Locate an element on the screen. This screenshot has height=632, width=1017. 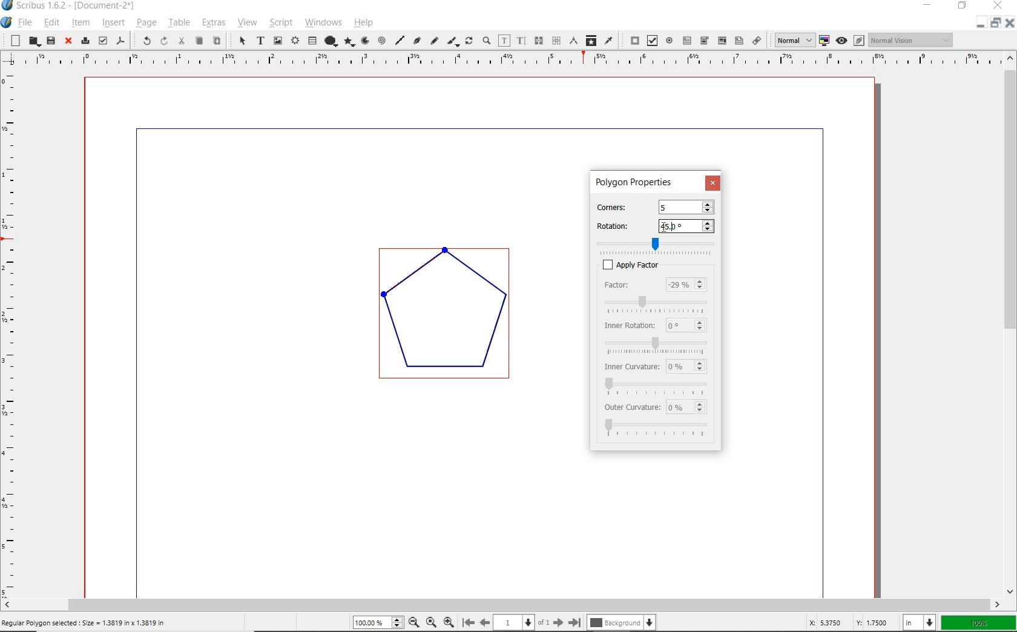
link annotation is located at coordinates (757, 41).